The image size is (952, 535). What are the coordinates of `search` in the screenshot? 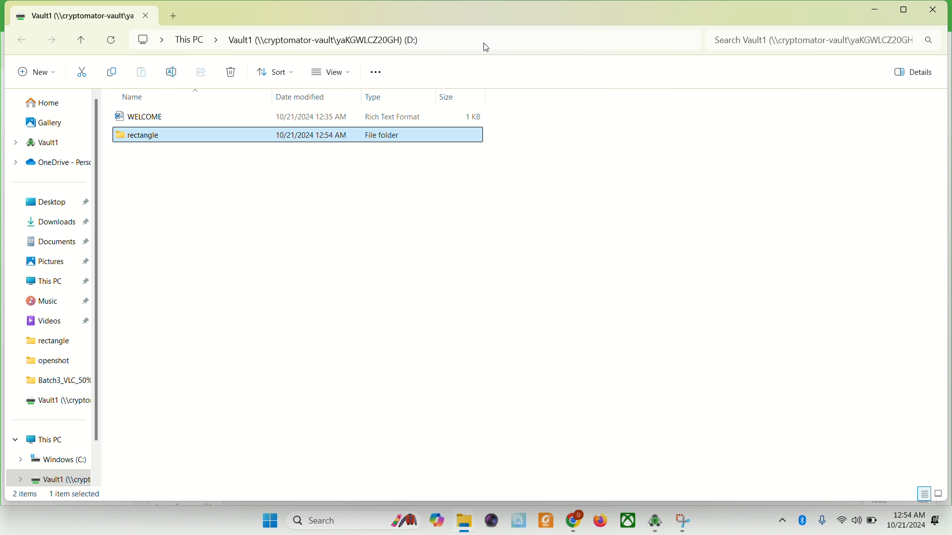 It's located at (351, 521).